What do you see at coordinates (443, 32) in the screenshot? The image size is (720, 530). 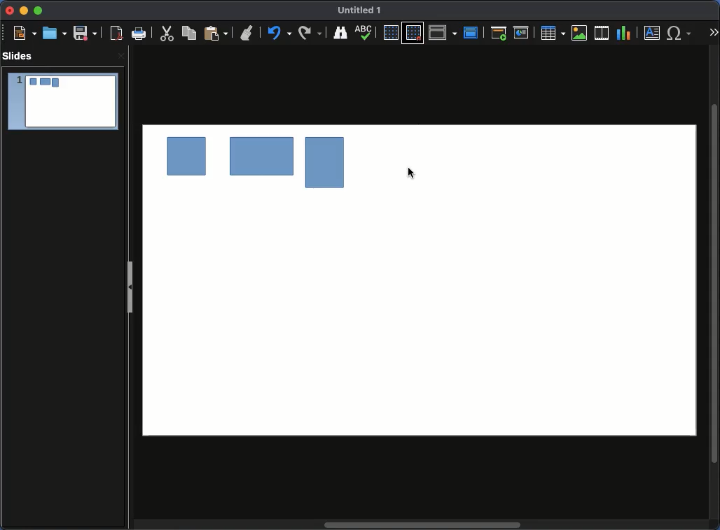 I see `Display views` at bounding box center [443, 32].